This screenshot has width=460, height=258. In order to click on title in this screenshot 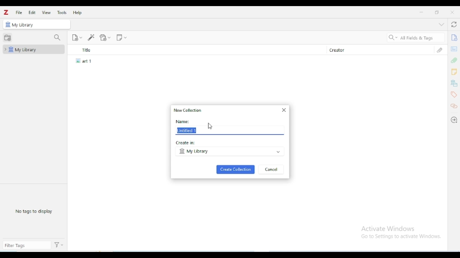, I will do `click(196, 50)`.